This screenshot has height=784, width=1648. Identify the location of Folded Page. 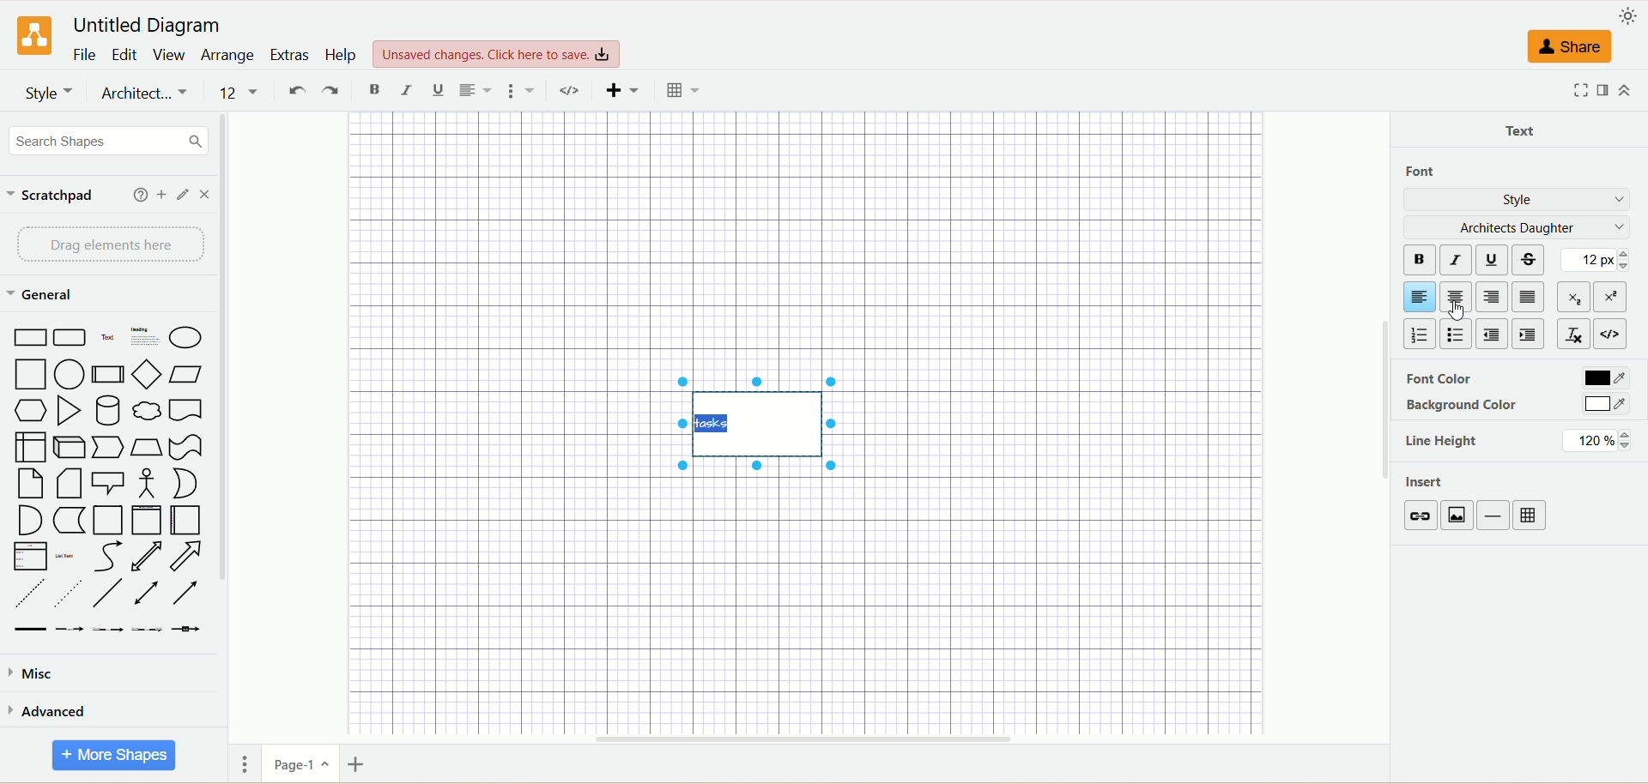
(69, 485).